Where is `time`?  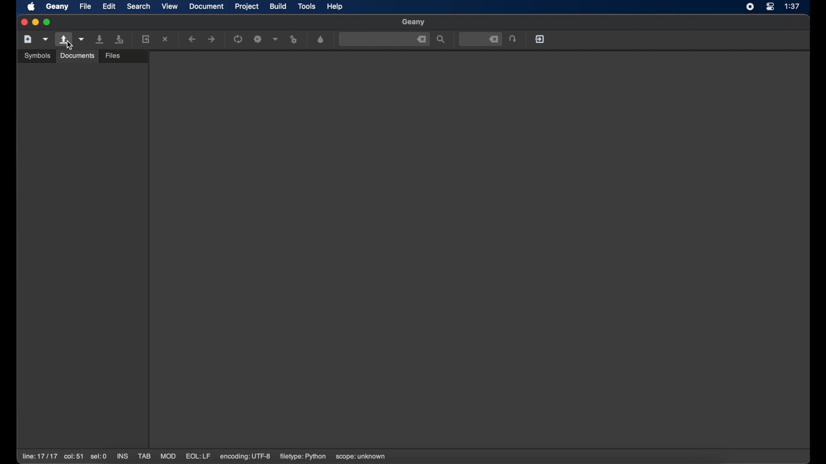
time is located at coordinates (793, 6).